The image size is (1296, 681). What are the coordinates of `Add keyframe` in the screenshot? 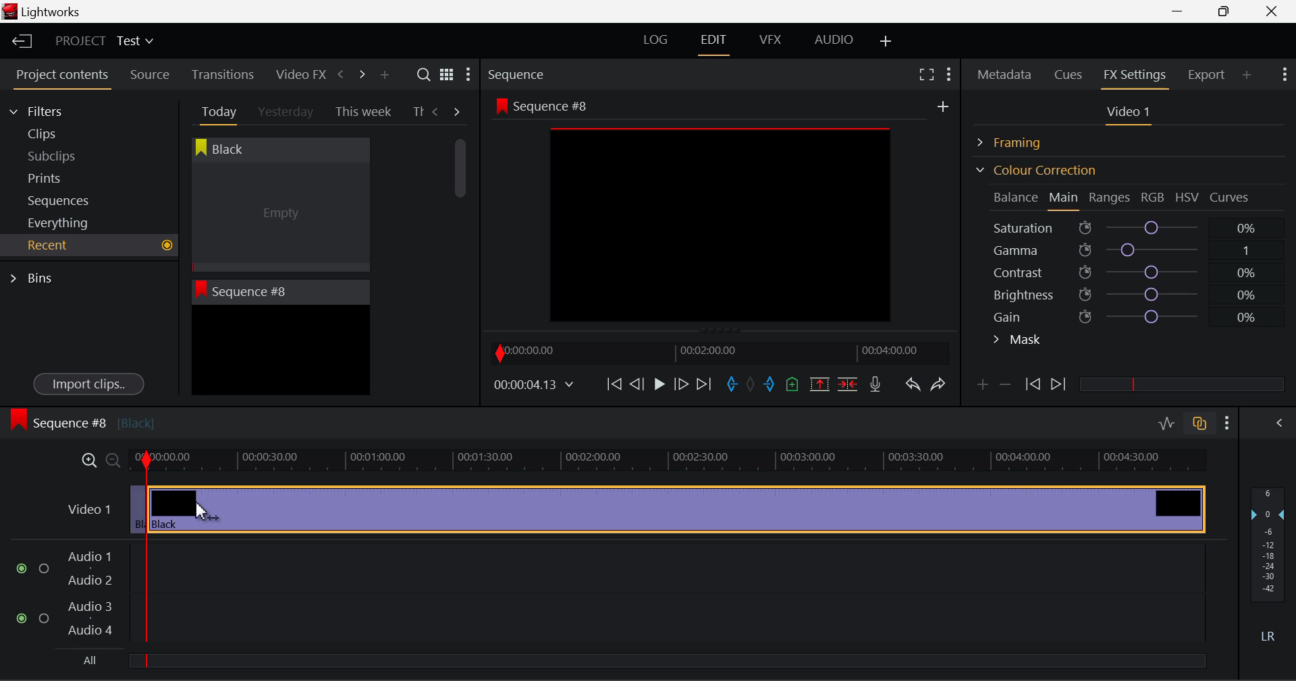 It's located at (980, 387).